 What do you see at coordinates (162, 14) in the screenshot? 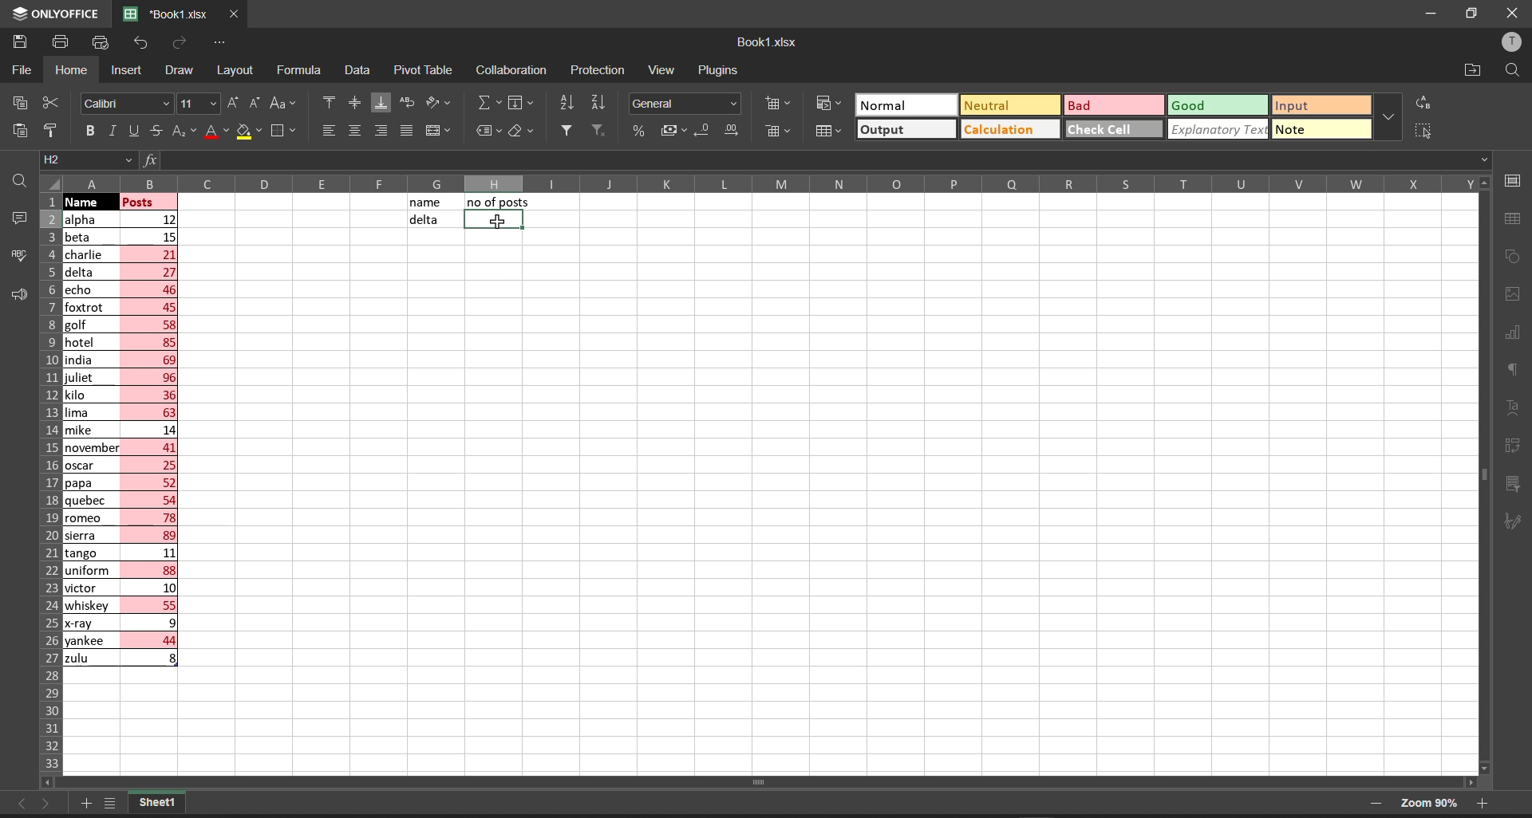
I see `'Book1.xlsx` at bounding box center [162, 14].